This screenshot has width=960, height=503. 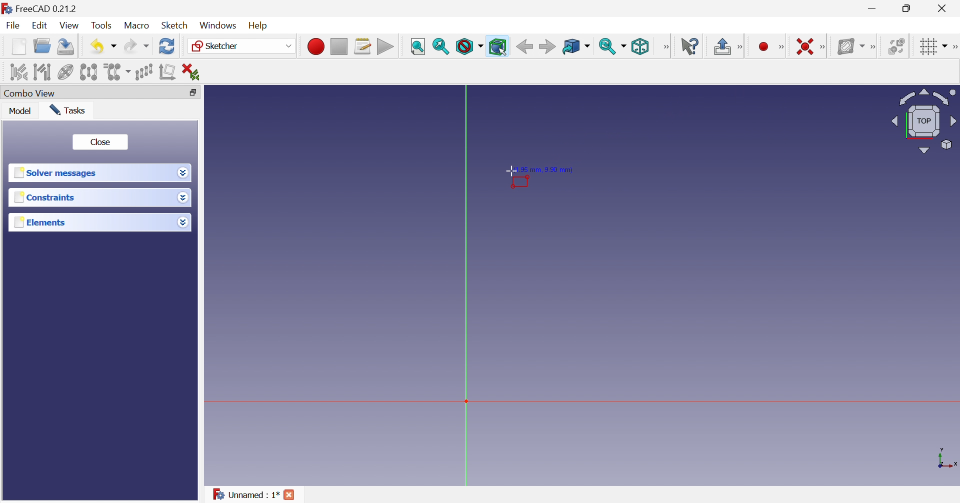 What do you see at coordinates (441, 46) in the screenshot?
I see `Fit selection` at bounding box center [441, 46].